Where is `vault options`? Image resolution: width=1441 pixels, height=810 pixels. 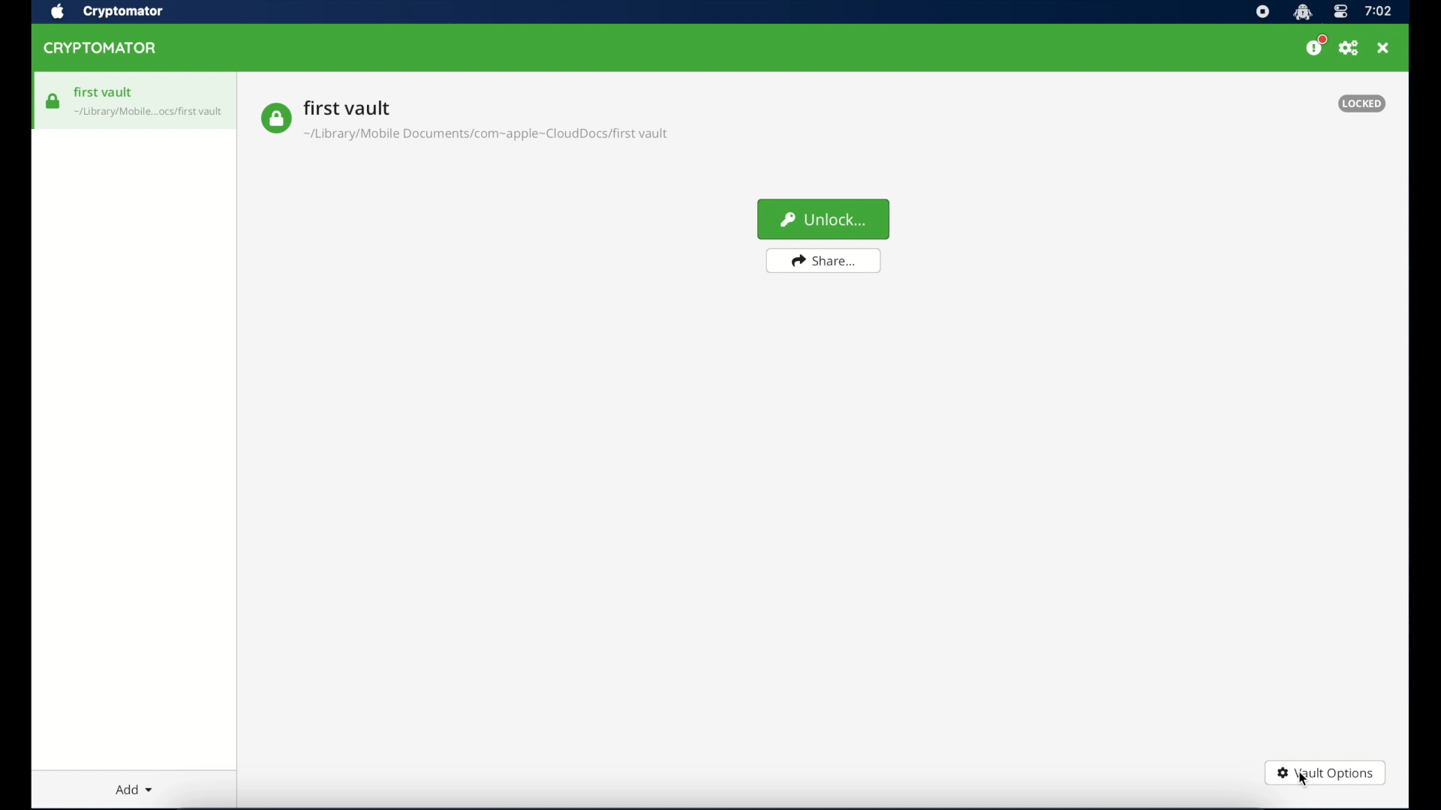 vault options is located at coordinates (1325, 775).